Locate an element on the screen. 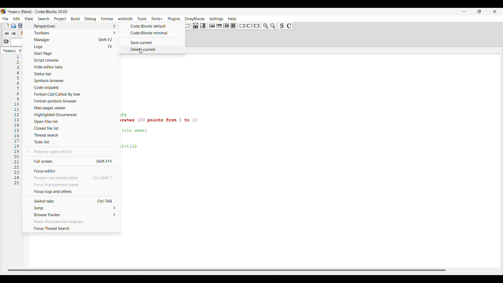  Man pages viewer is located at coordinates (72, 108).